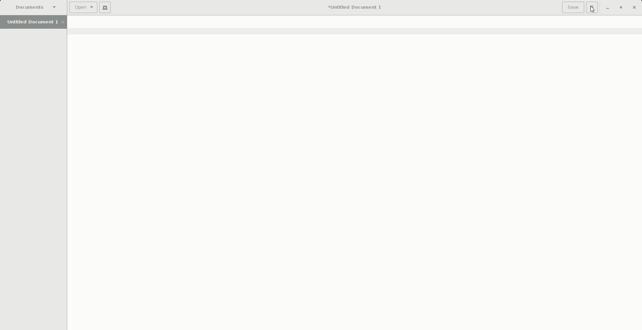 The height and width of the screenshot is (330, 642). Describe the element at coordinates (35, 23) in the screenshot. I see `Untitled Document 1` at that location.